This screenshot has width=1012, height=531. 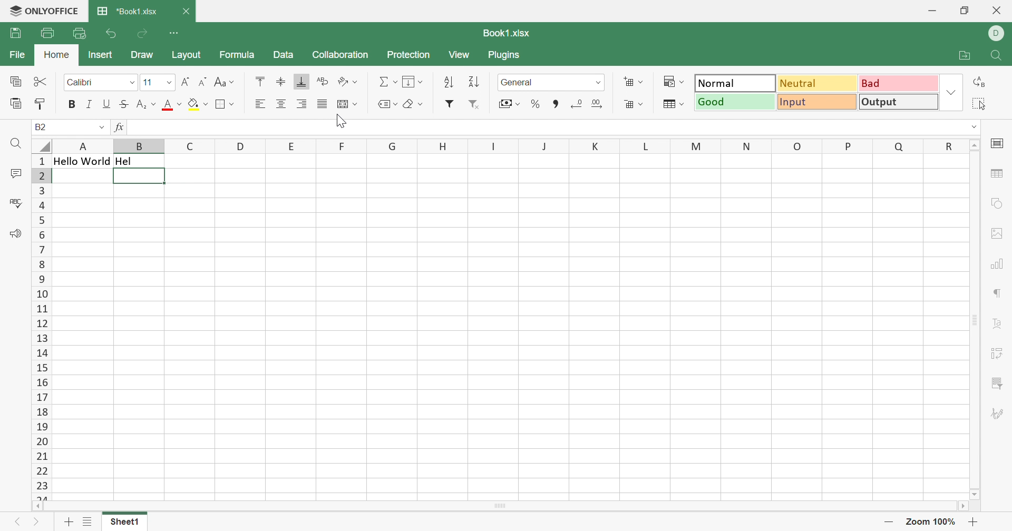 What do you see at coordinates (260, 104) in the screenshot?
I see `Align left` at bounding box center [260, 104].